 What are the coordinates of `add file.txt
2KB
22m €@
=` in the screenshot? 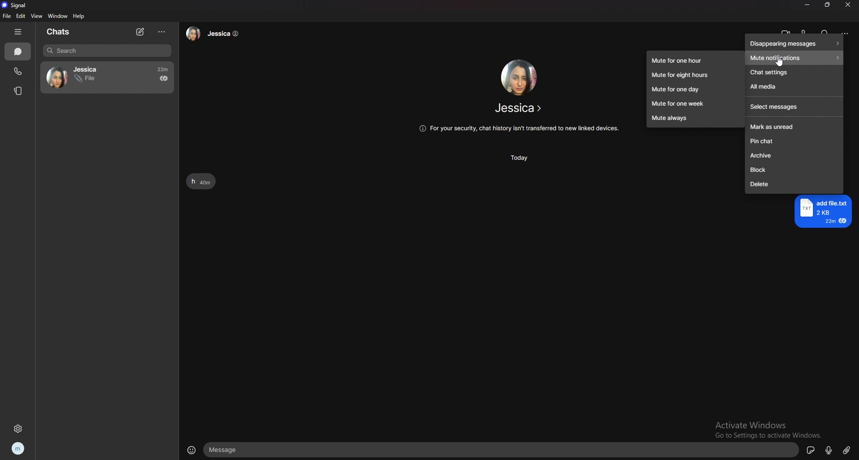 It's located at (825, 212).